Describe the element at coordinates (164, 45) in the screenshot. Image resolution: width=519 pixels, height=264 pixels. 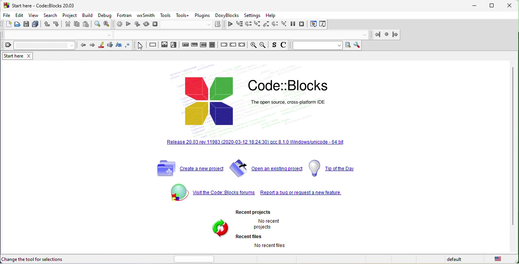
I see `decision` at that location.